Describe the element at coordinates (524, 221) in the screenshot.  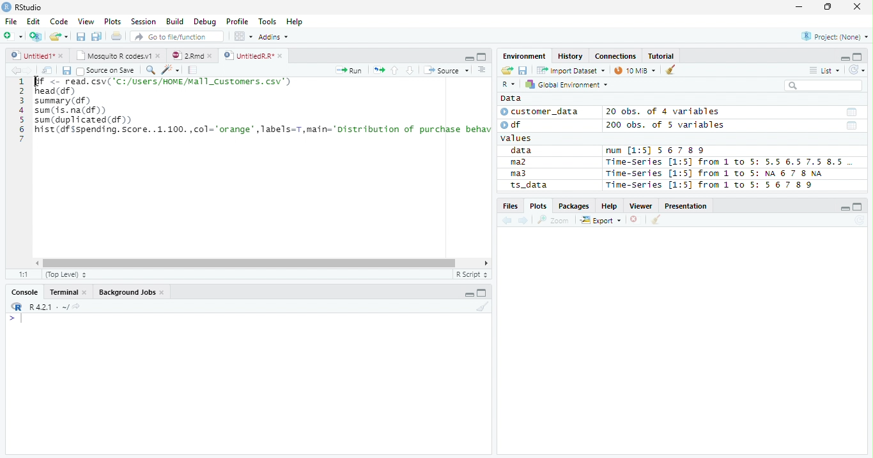
I see `Next` at that location.